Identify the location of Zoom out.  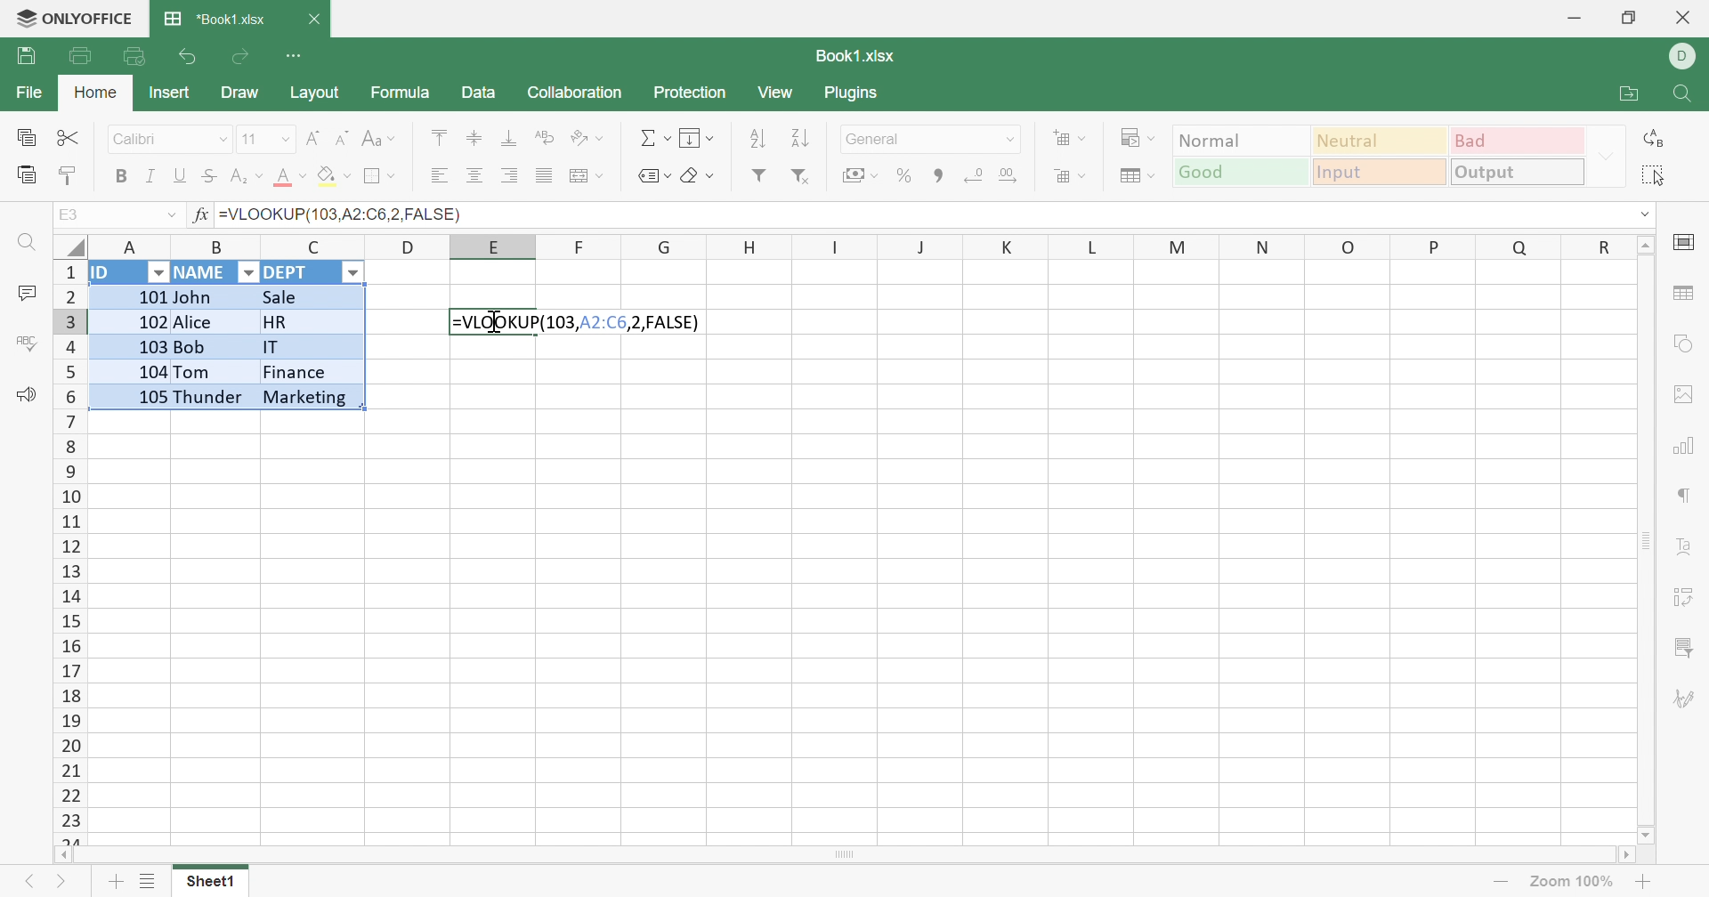
(1503, 881).